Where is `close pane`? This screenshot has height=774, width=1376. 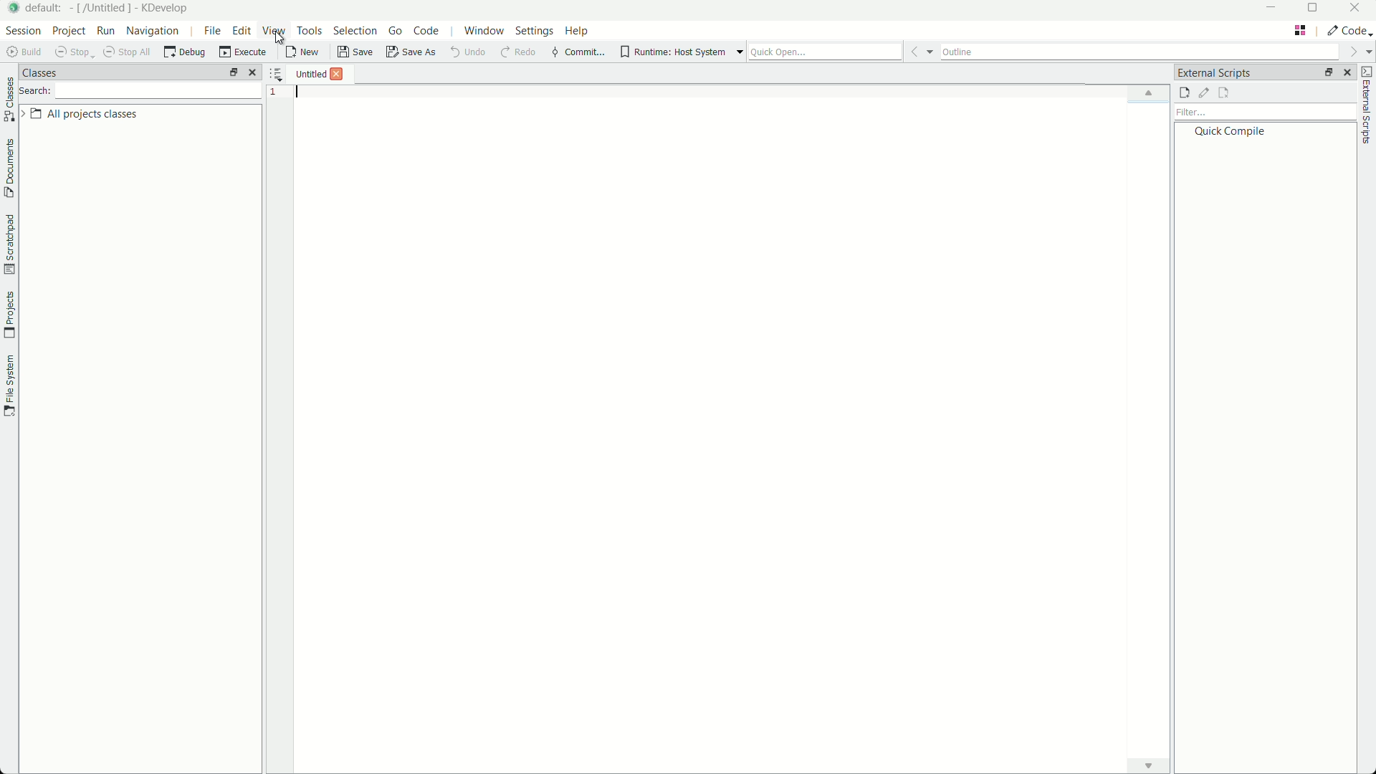
close pane is located at coordinates (1349, 72).